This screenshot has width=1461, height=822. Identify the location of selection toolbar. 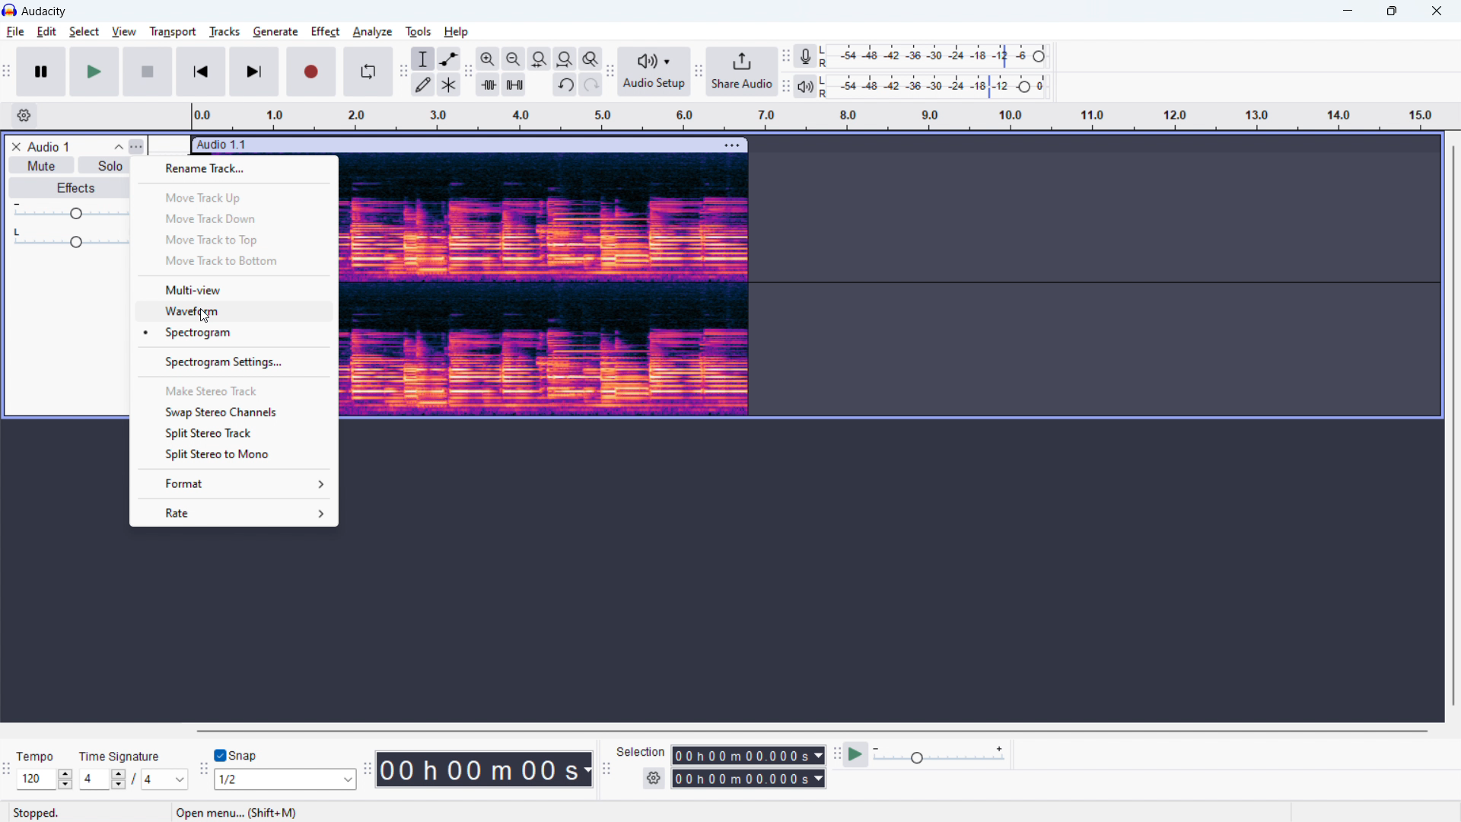
(606, 769).